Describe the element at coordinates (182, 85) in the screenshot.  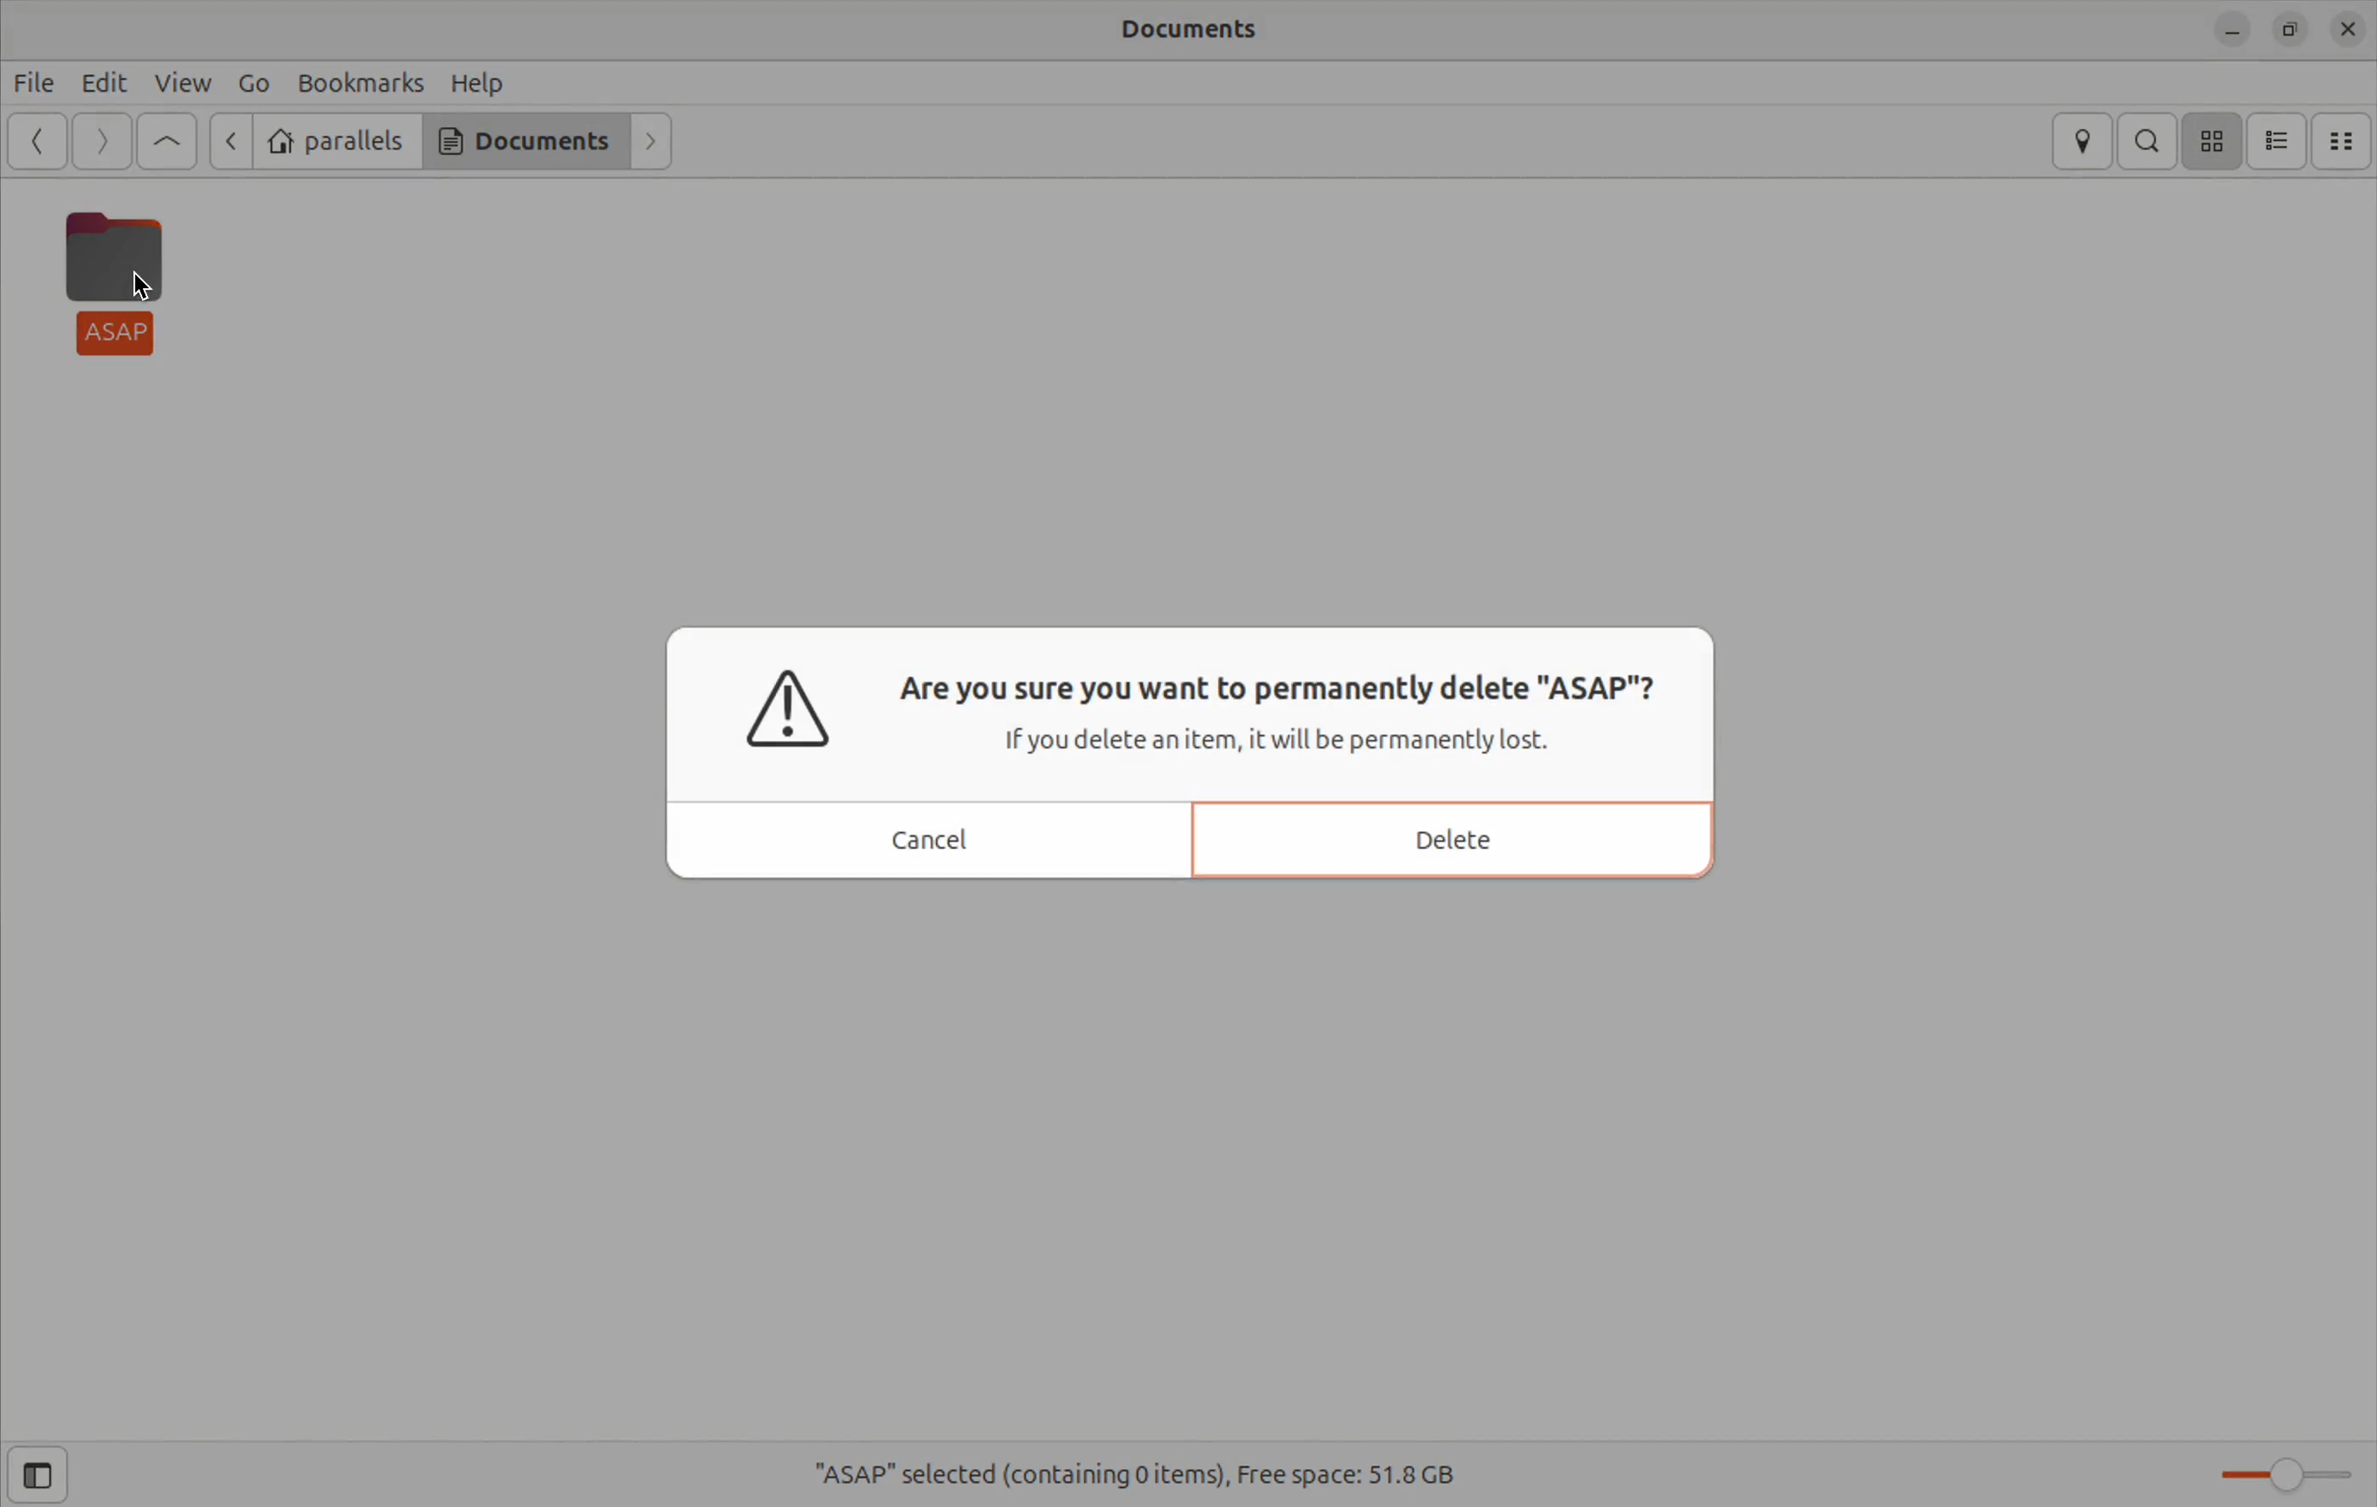
I see `View` at that location.